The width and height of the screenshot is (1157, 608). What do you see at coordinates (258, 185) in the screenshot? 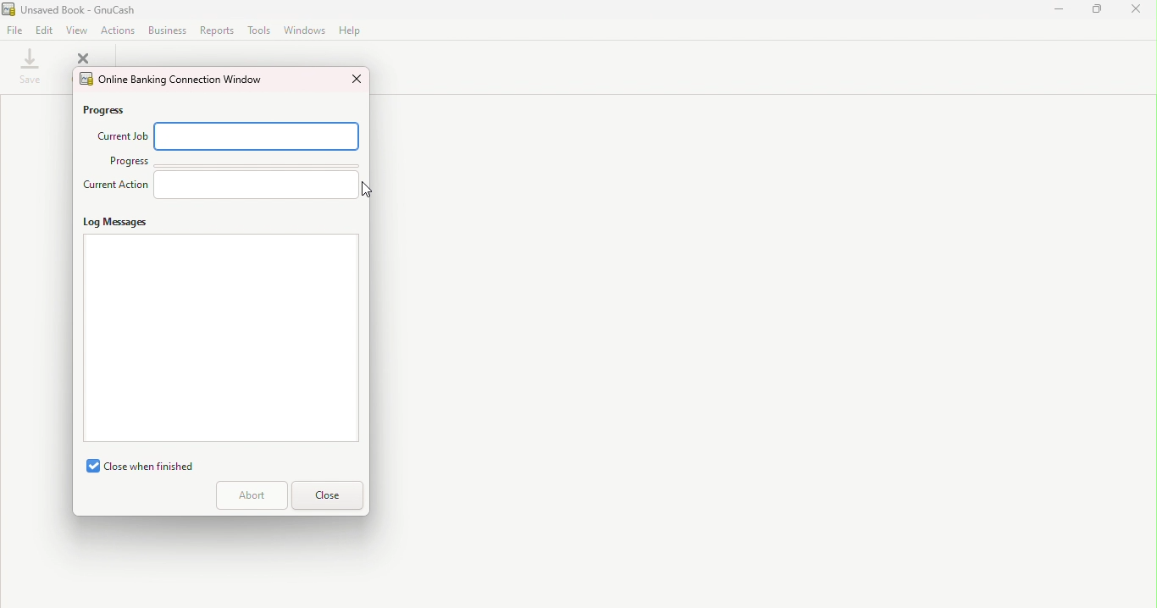
I see `Text box` at bounding box center [258, 185].